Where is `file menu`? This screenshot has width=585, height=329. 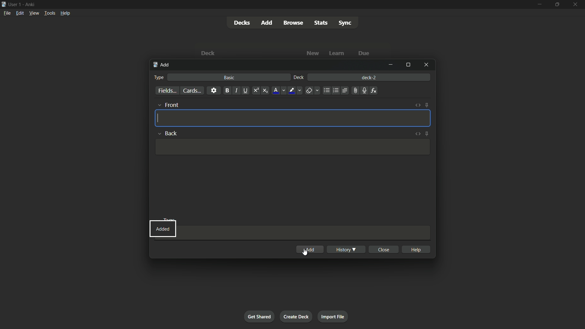 file menu is located at coordinates (6, 13).